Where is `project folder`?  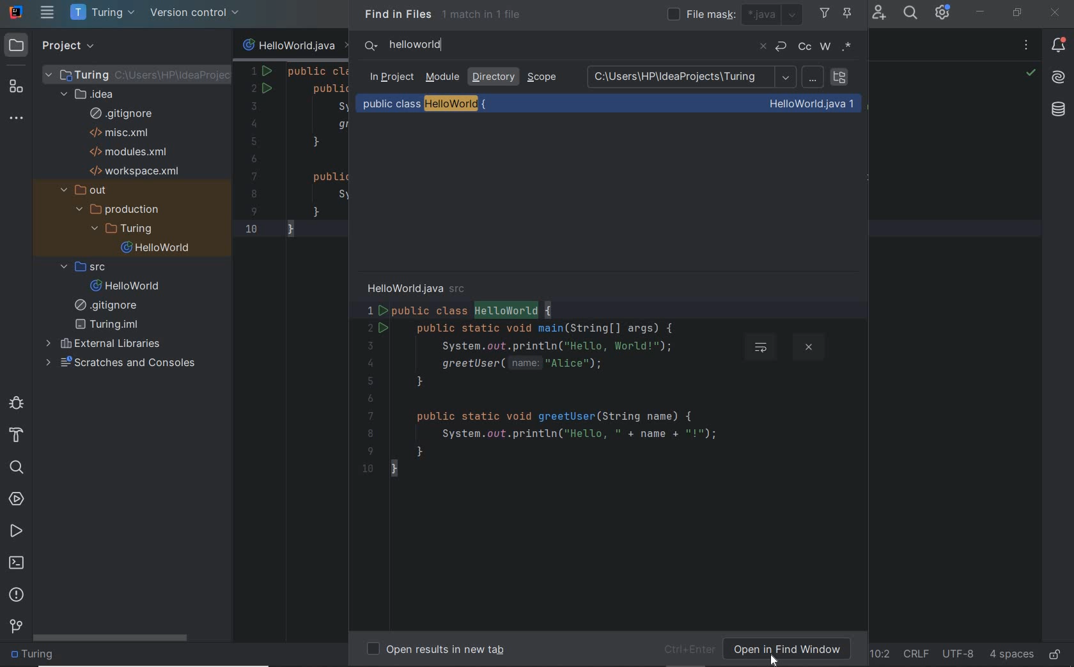 project folder is located at coordinates (125, 231).